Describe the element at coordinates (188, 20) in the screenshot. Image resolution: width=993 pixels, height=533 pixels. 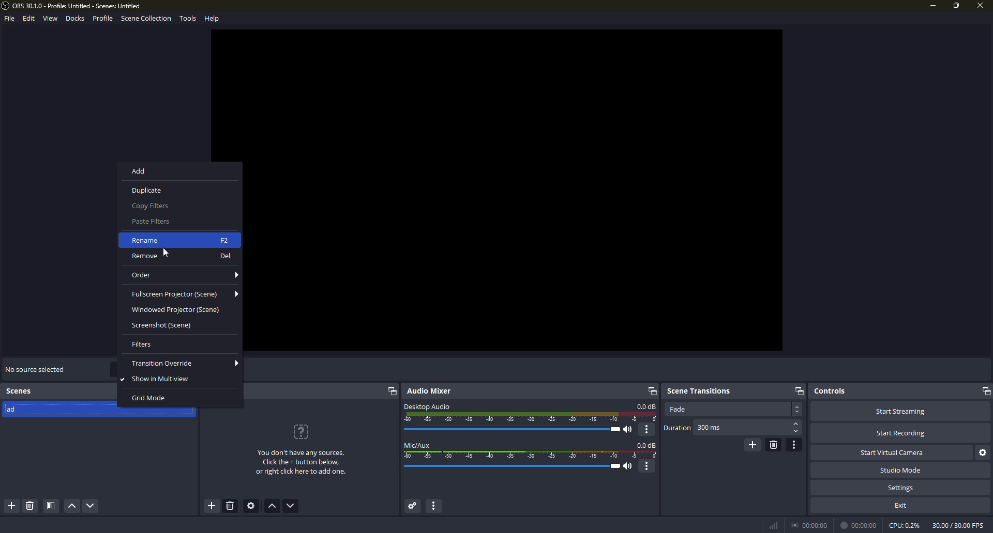
I see `tools` at that location.